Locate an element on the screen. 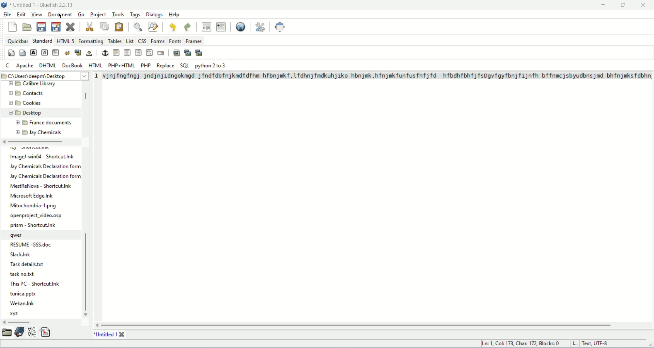 The width and height of the screenshot is (654, 348). undo is located at coordinates (174, 28).